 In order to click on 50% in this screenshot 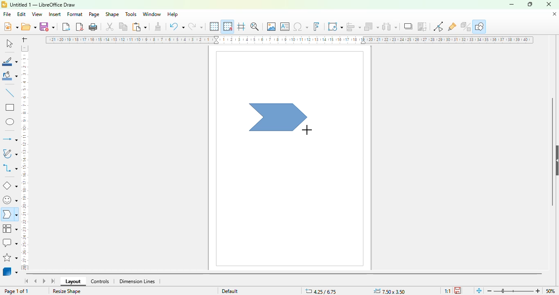, I will do `click(550, 291)`.